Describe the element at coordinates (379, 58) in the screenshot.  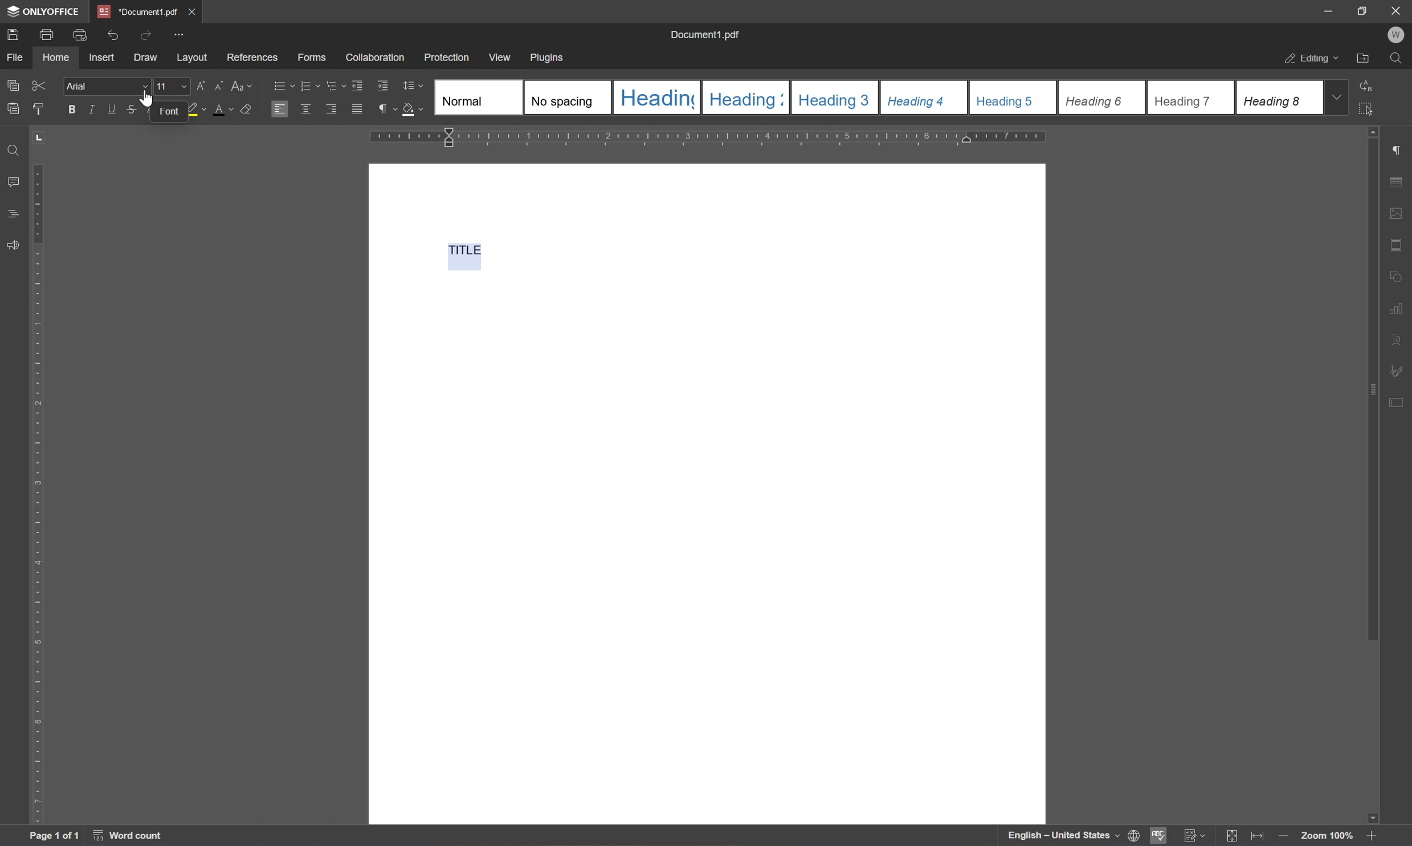
I see `collaboration` at that location.